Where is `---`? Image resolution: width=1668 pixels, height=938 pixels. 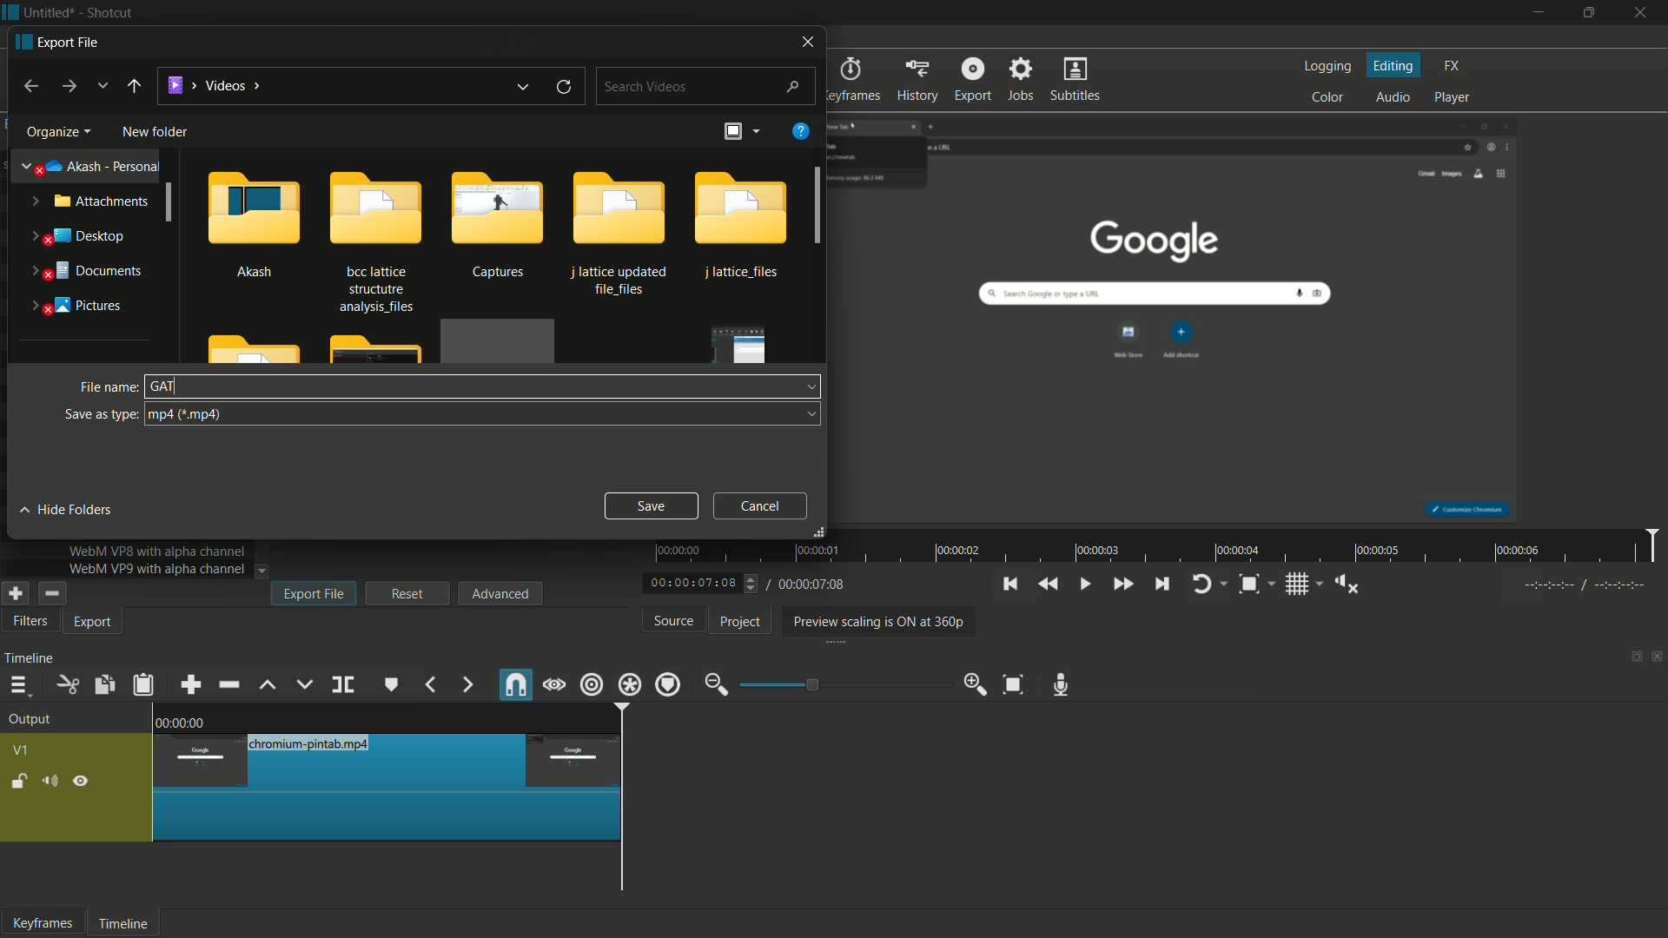
--- is located at coordinates (1583, 585).